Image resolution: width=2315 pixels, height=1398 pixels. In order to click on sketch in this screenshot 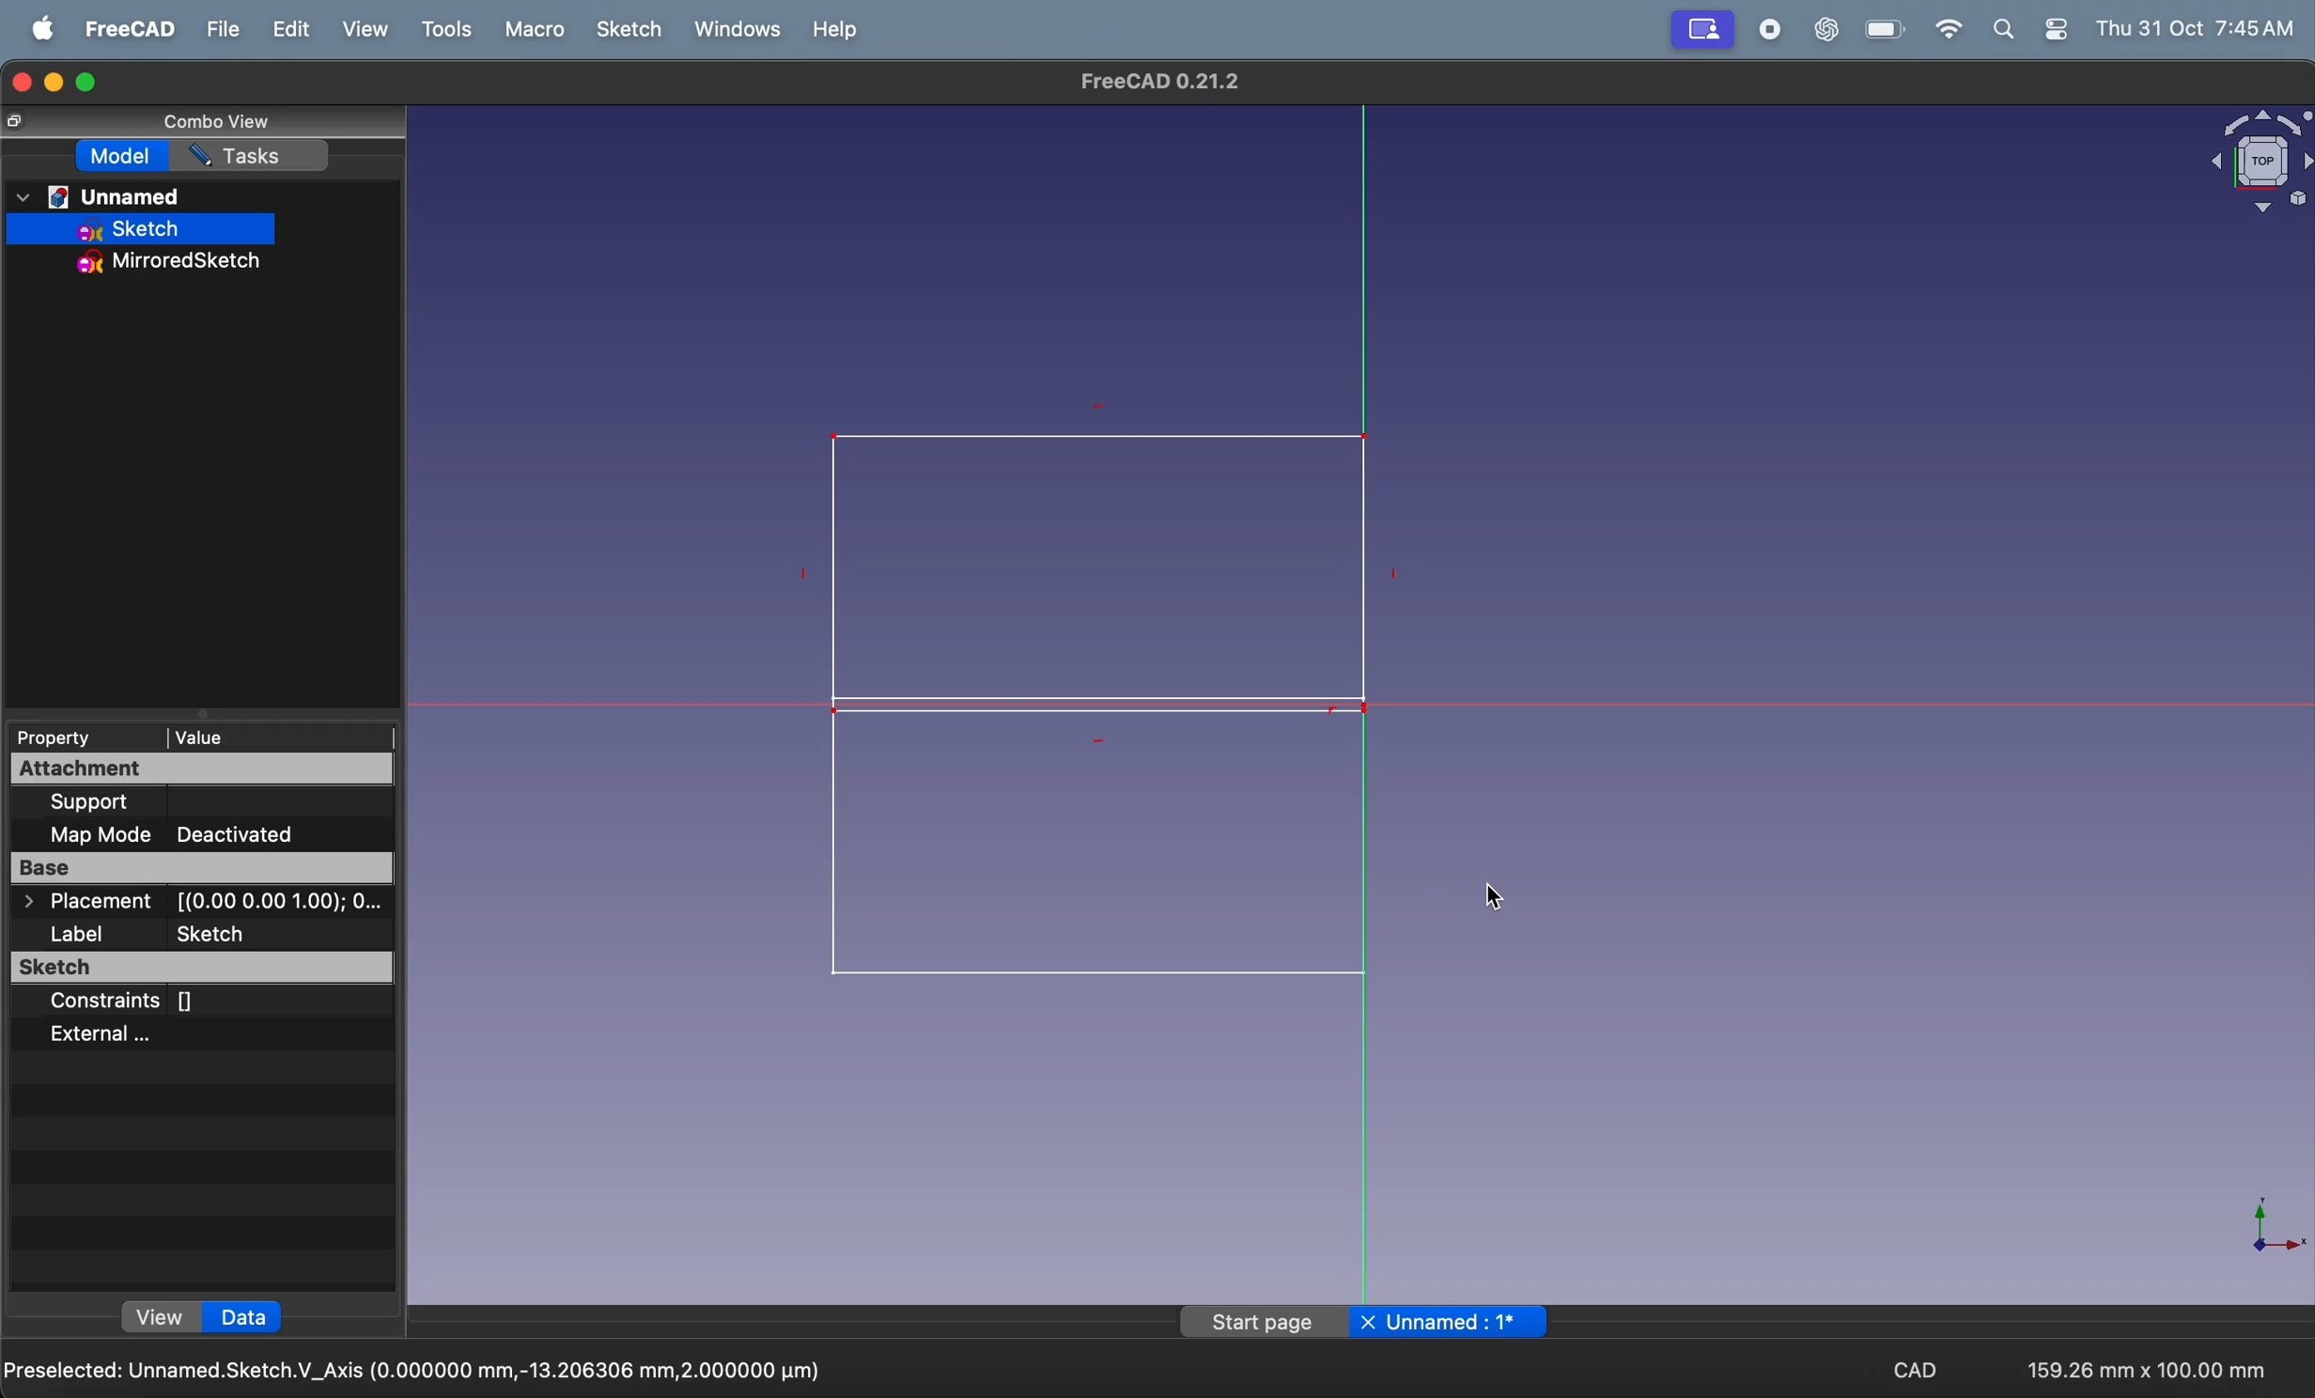, I will do `click(103, 227)`.